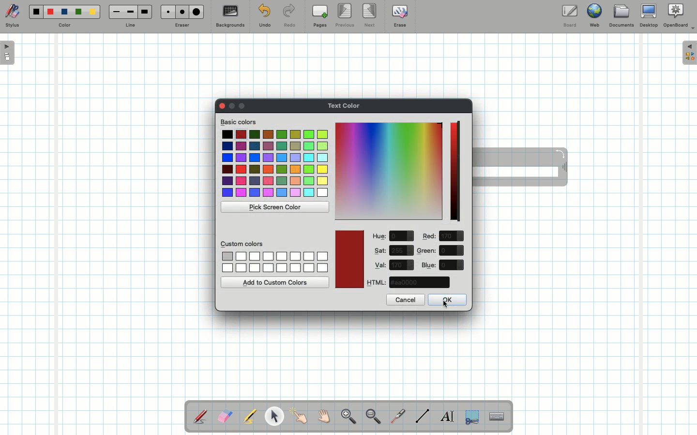  I want to click on Eraser, so click(225, 417).